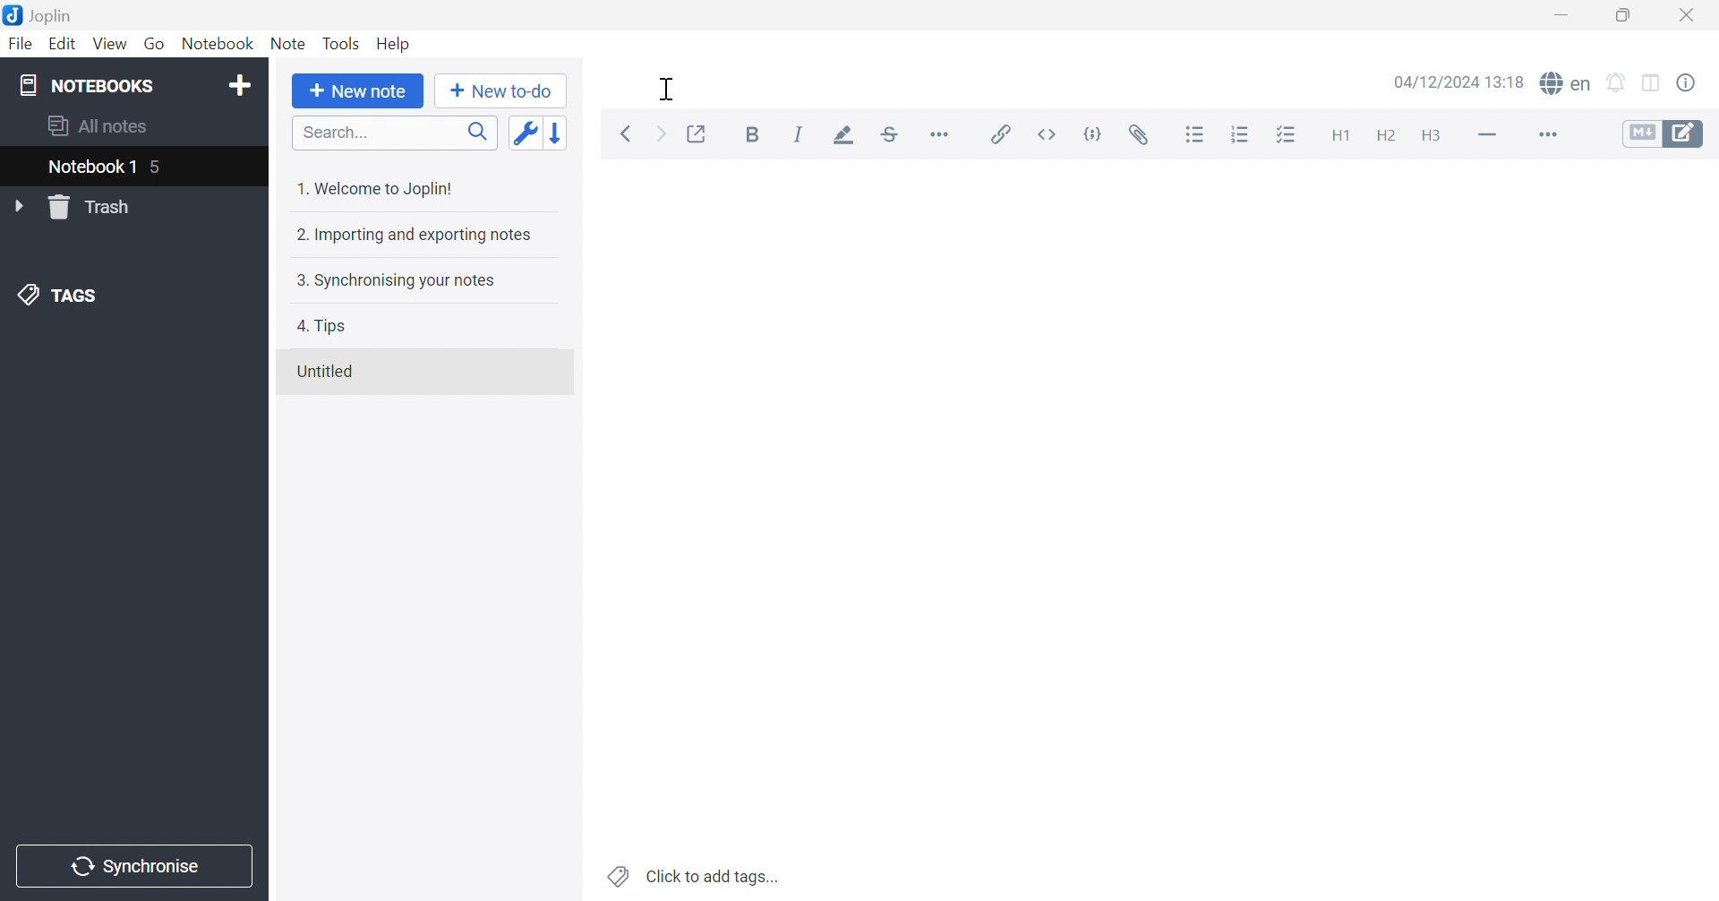 The height and width of the screenshot is (901, 1719). Describe the element at coordinates (1487, 134) in the screenshot. I see `Horizontal line` at that location.